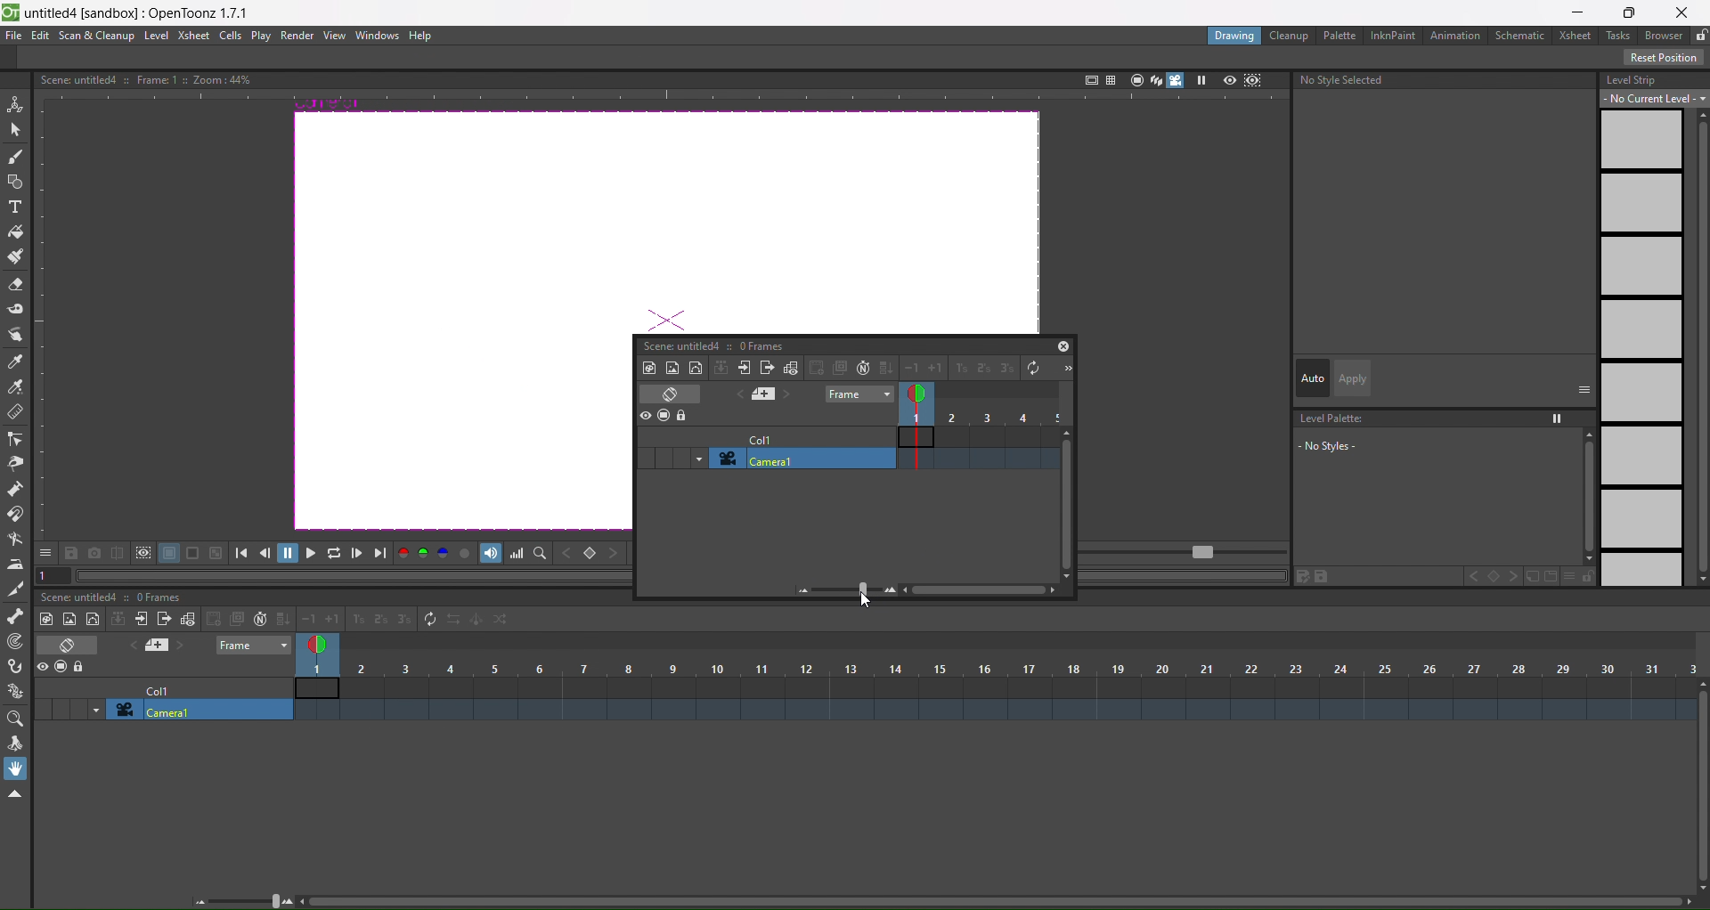  Describe the element at coordinates (1313, 379) in the screenshot. I see `auto` at that location.